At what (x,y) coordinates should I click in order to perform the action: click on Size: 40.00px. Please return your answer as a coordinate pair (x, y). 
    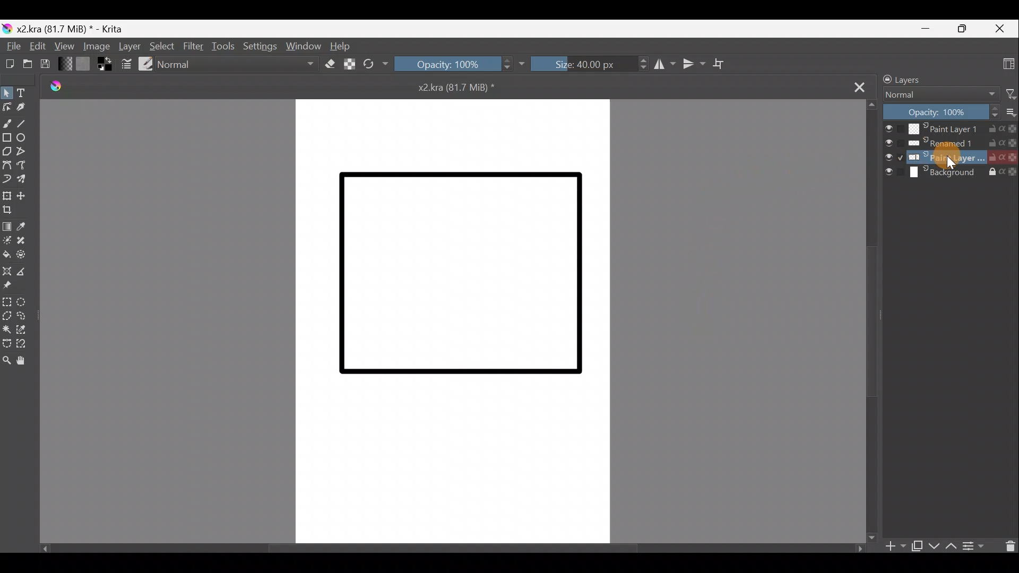
    Looking at the image, I should click on (588, 63).